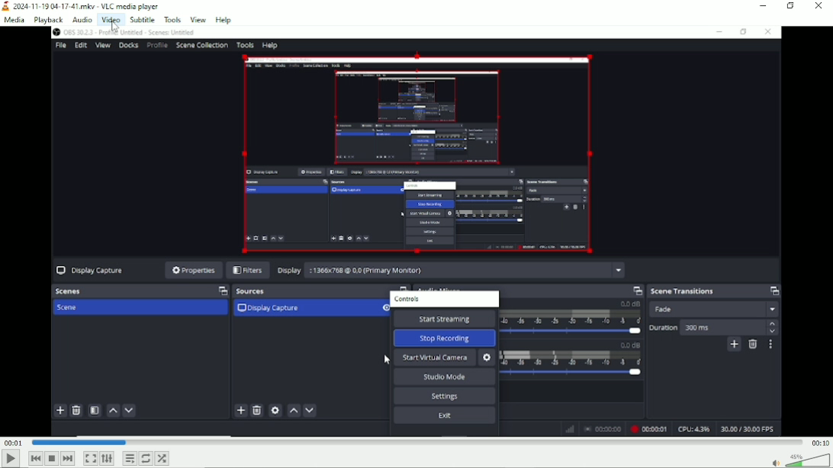 This screenshot has height=468, width=833. What do you see at coordinates (198, 18) in the screenshot?
I see `View` at bounding box center [198, 18].